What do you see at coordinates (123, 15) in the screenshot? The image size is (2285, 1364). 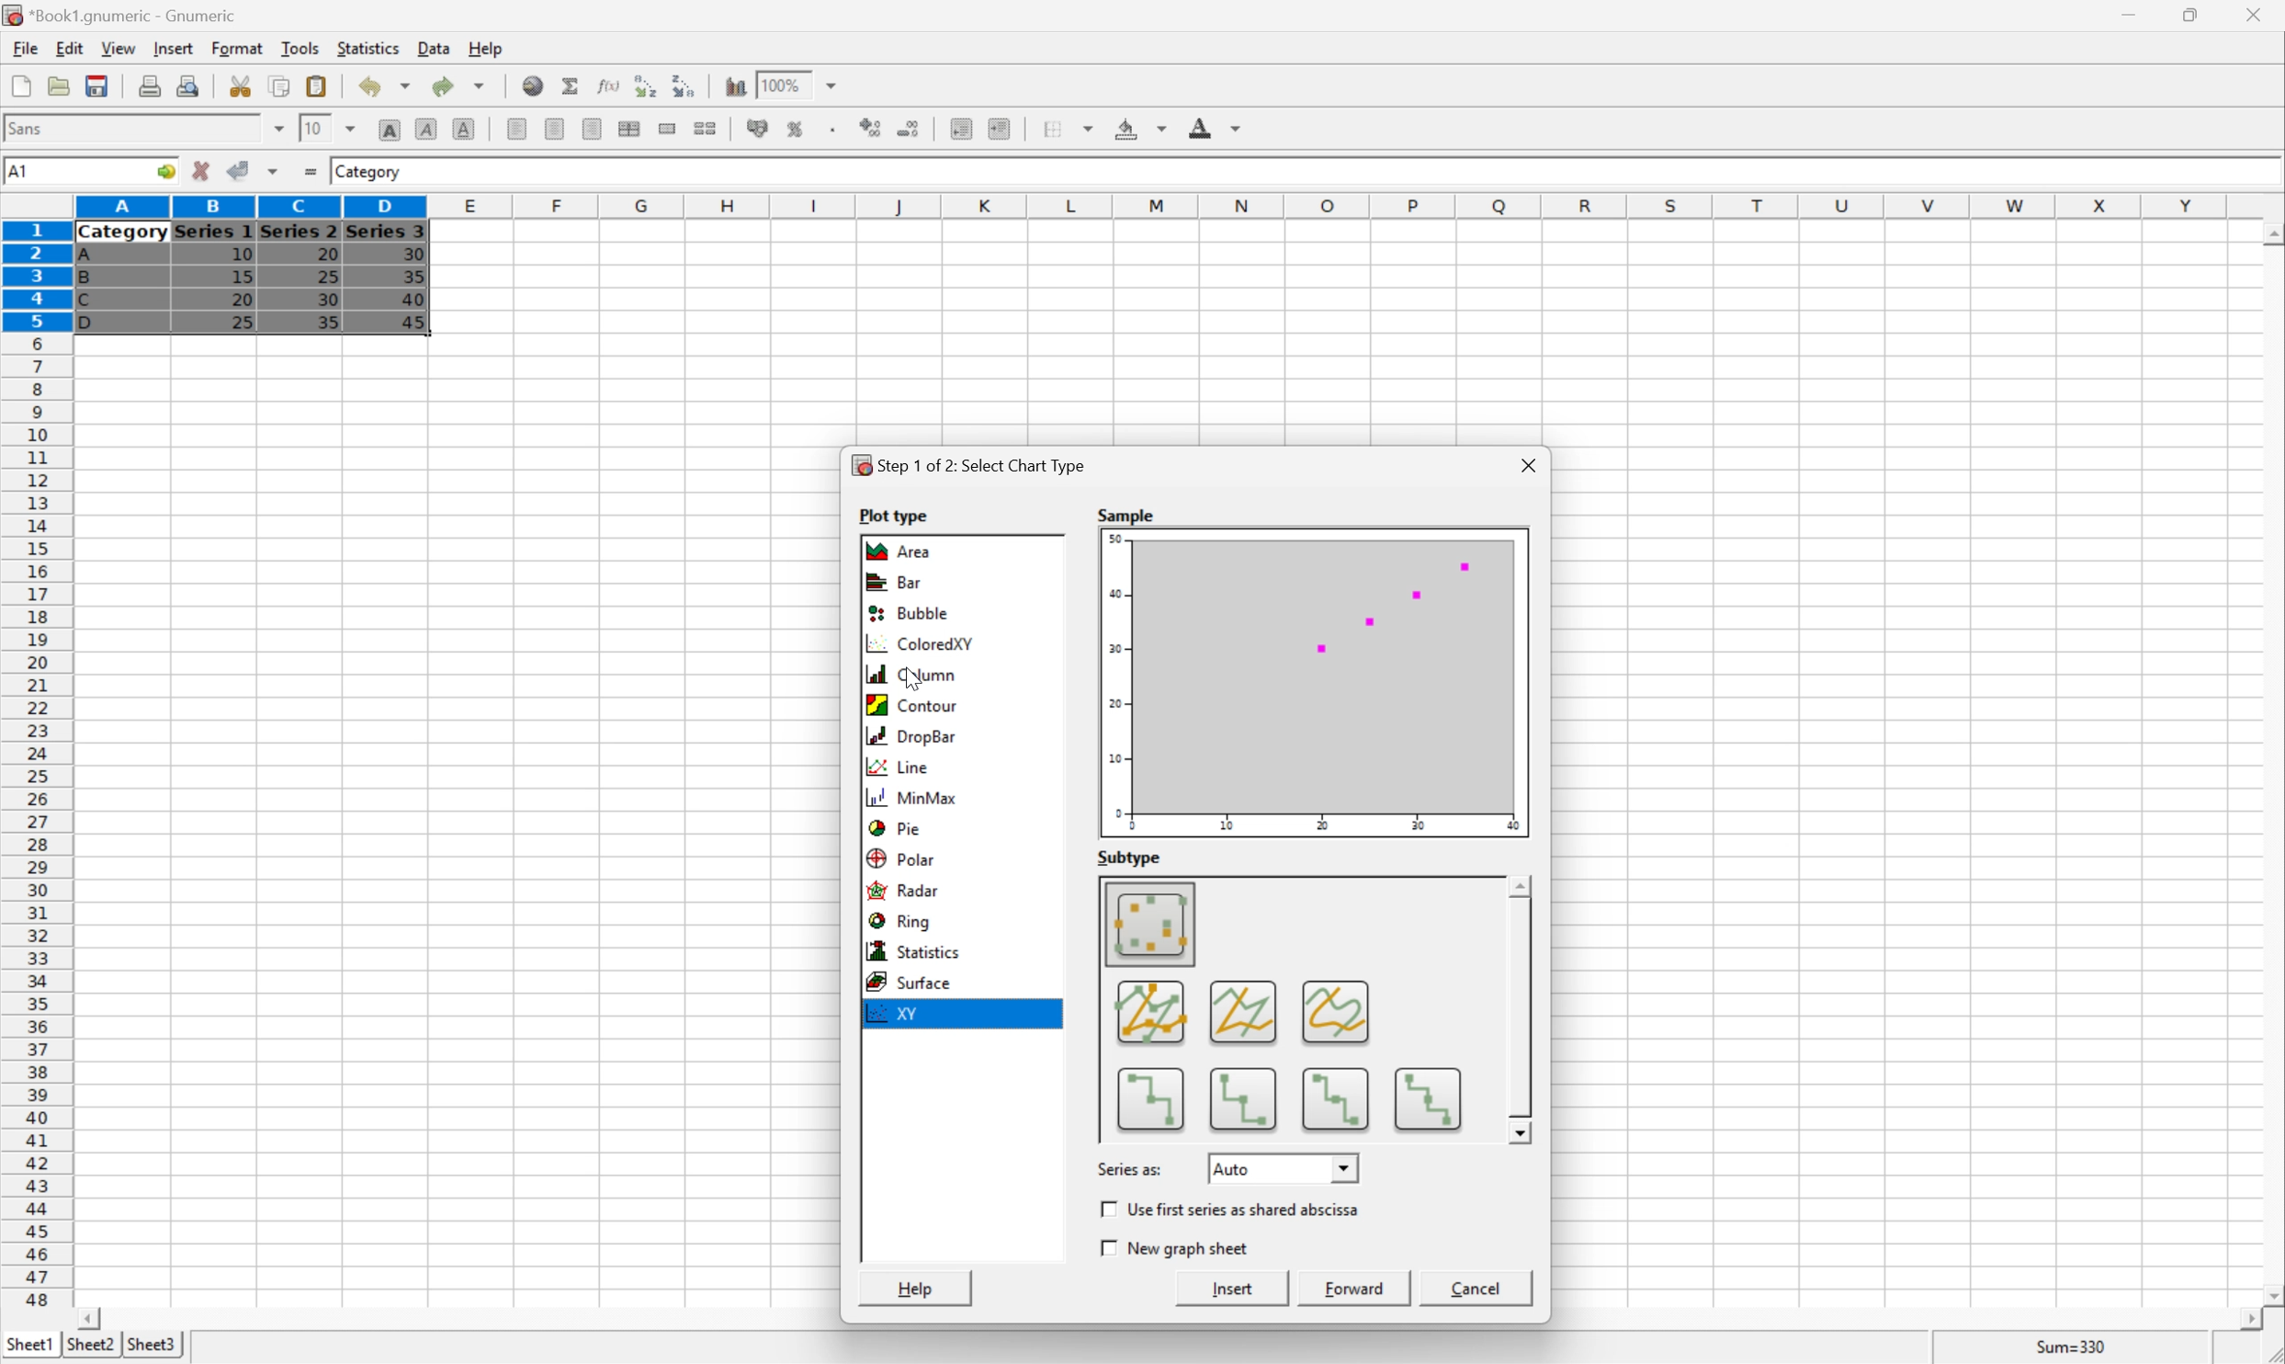 I see `*Book1.gnumeric - Gnumeric` at bounding box center [123, 15].